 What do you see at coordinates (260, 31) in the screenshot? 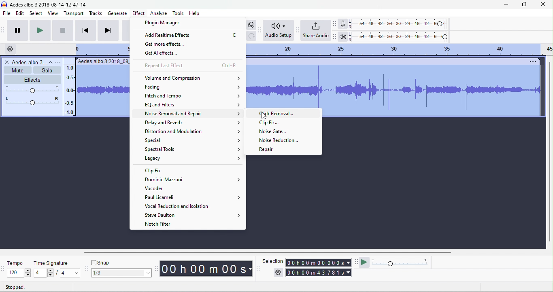
I see `audacity audio setup toolbar` at bounding box center [260, 31].